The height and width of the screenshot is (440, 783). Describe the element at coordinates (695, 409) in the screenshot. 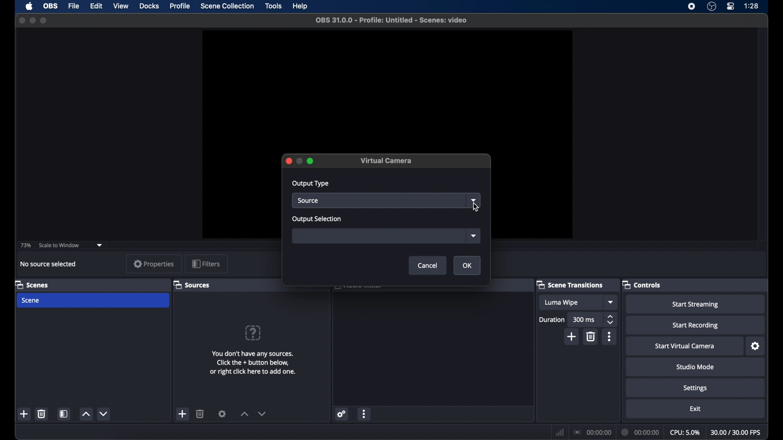

I see `exit` at that location.